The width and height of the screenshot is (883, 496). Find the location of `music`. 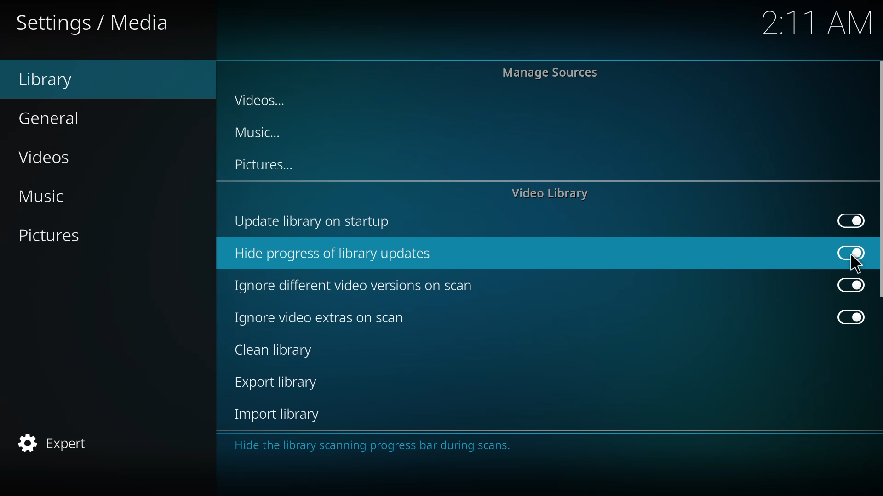

music is located at coordinates (258, 134).